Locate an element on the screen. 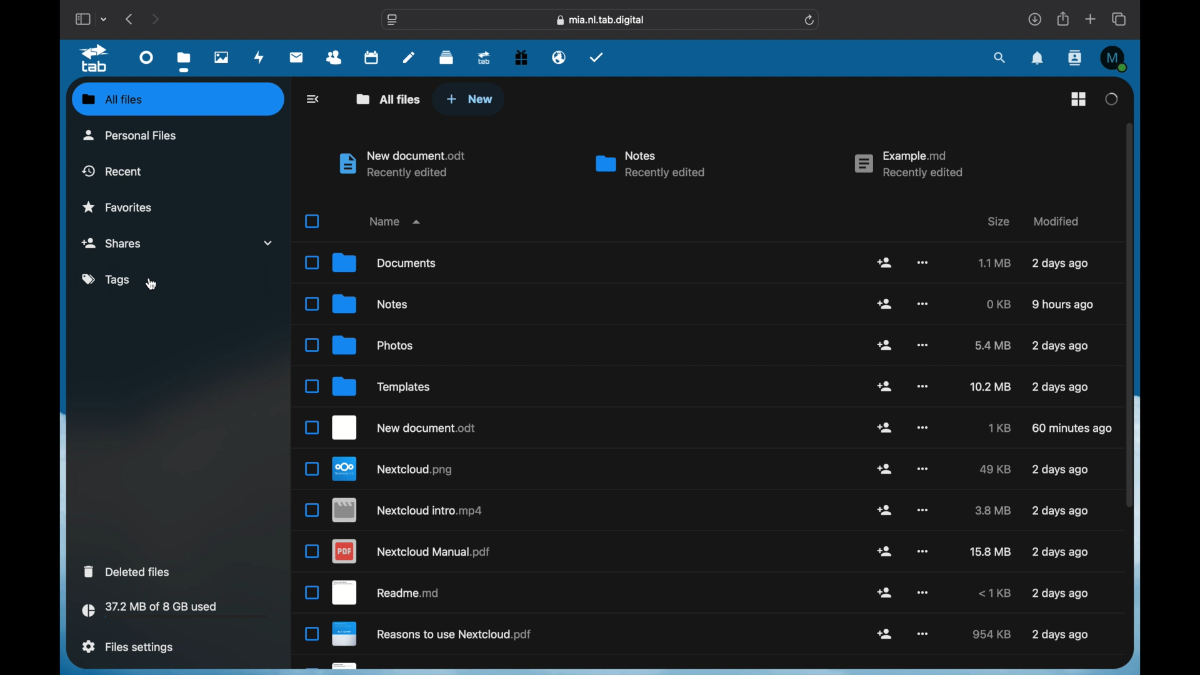 This screenshot has width=1200, height=675. share is located at coordinates (886, 427).